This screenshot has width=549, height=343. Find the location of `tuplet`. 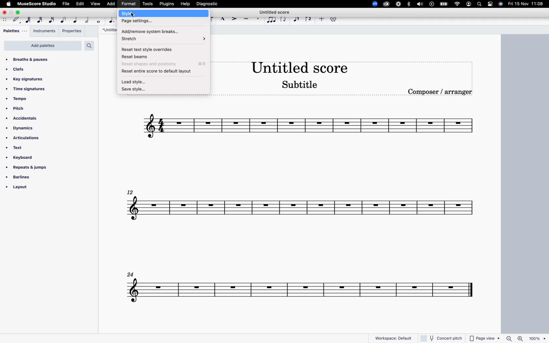

tuplet is located at coordinates (272, 20).